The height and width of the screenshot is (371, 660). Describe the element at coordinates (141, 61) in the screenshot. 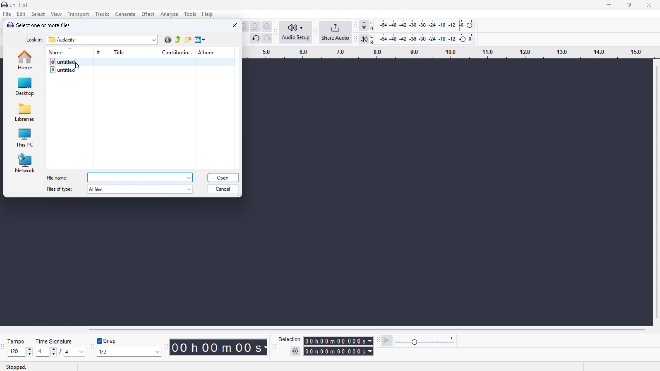

I see `untitled.mp3` at that location.